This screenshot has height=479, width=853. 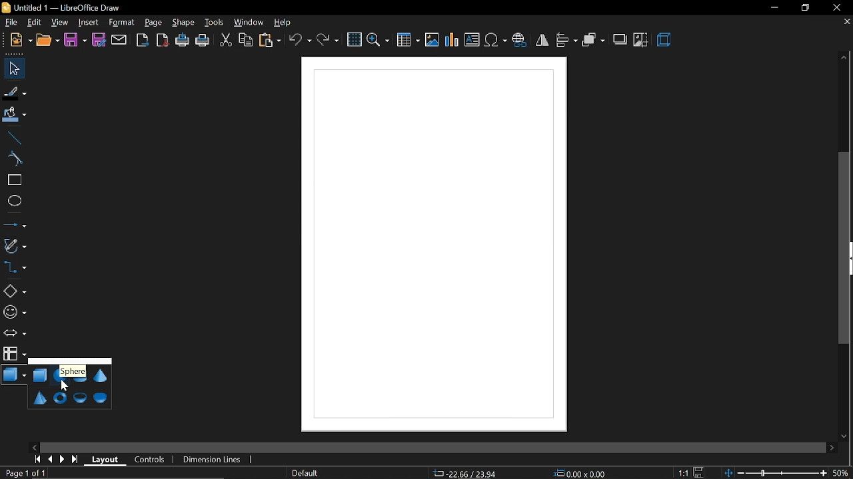 What do you see at coordinates (682, 472) in the screenshot?
I see `1:1` at bounding box center [682, 472].